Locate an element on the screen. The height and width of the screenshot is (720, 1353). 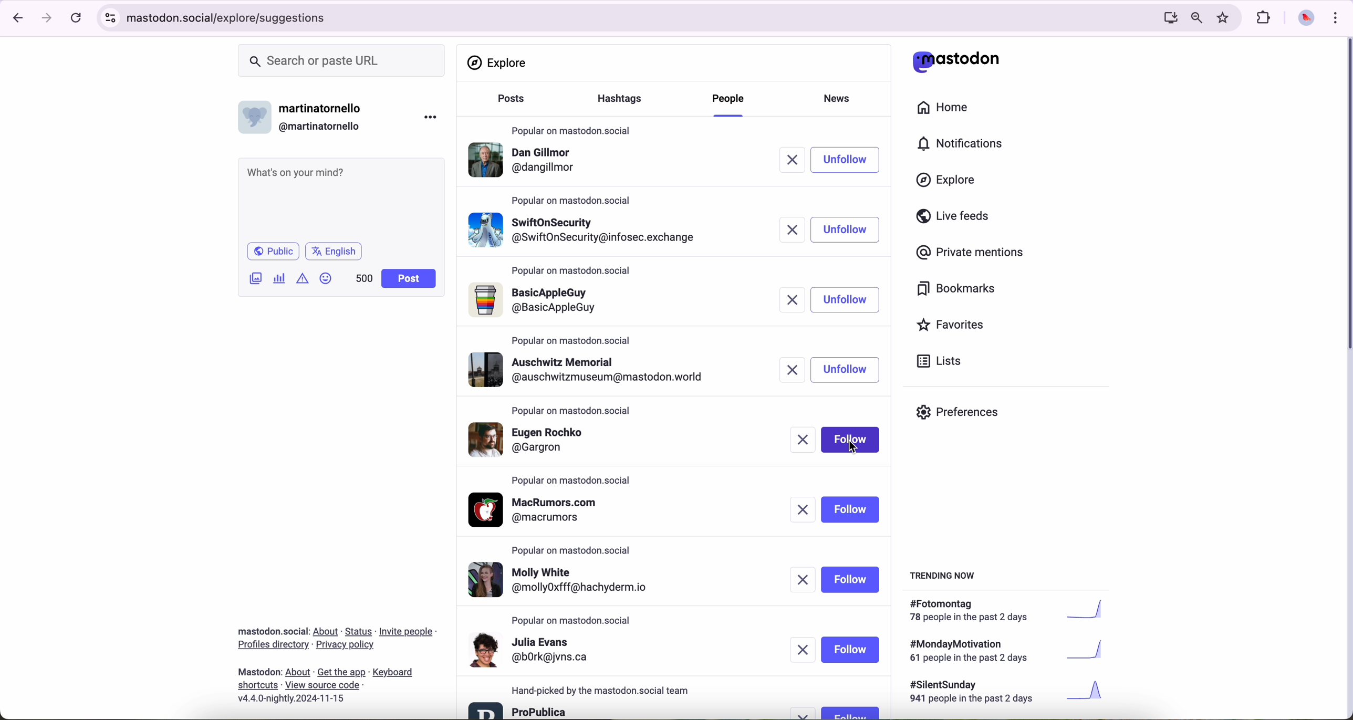
favorites is located at coordinates (955, 326).